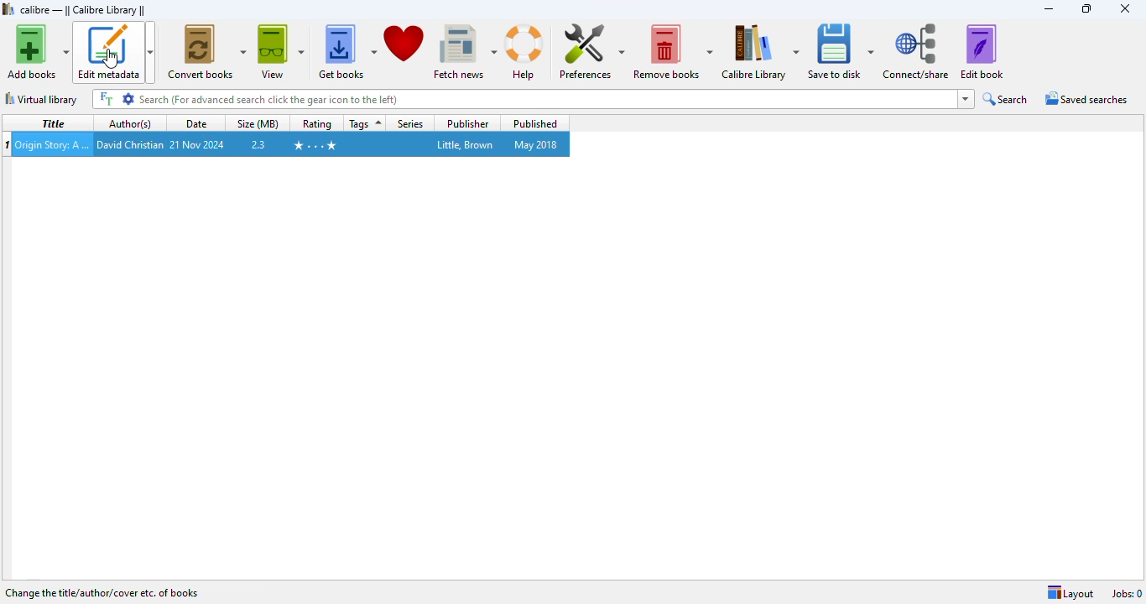 This screenshot has width=1146, height=604. Describe the element at coordinates (523, 99) in the screenshot. I see `search` at that location.